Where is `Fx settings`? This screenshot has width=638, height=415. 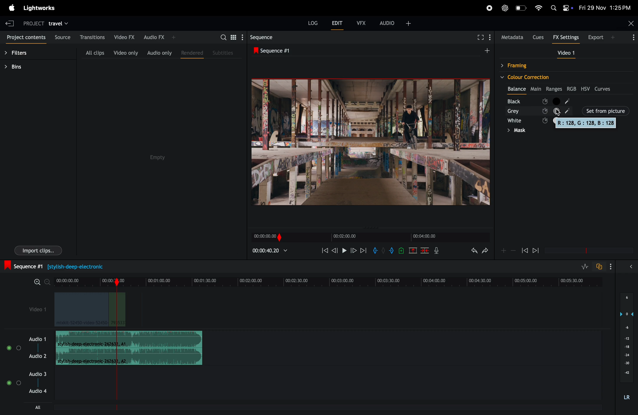 Fx settings is located at coordinates (566, 38).